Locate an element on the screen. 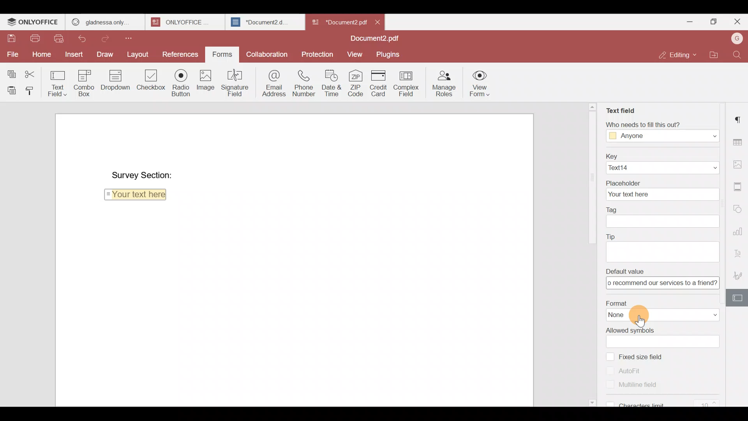 This screenshot has width=748, height=421. ‘Who needs to fill this out? is located at coordinates (666, 124).